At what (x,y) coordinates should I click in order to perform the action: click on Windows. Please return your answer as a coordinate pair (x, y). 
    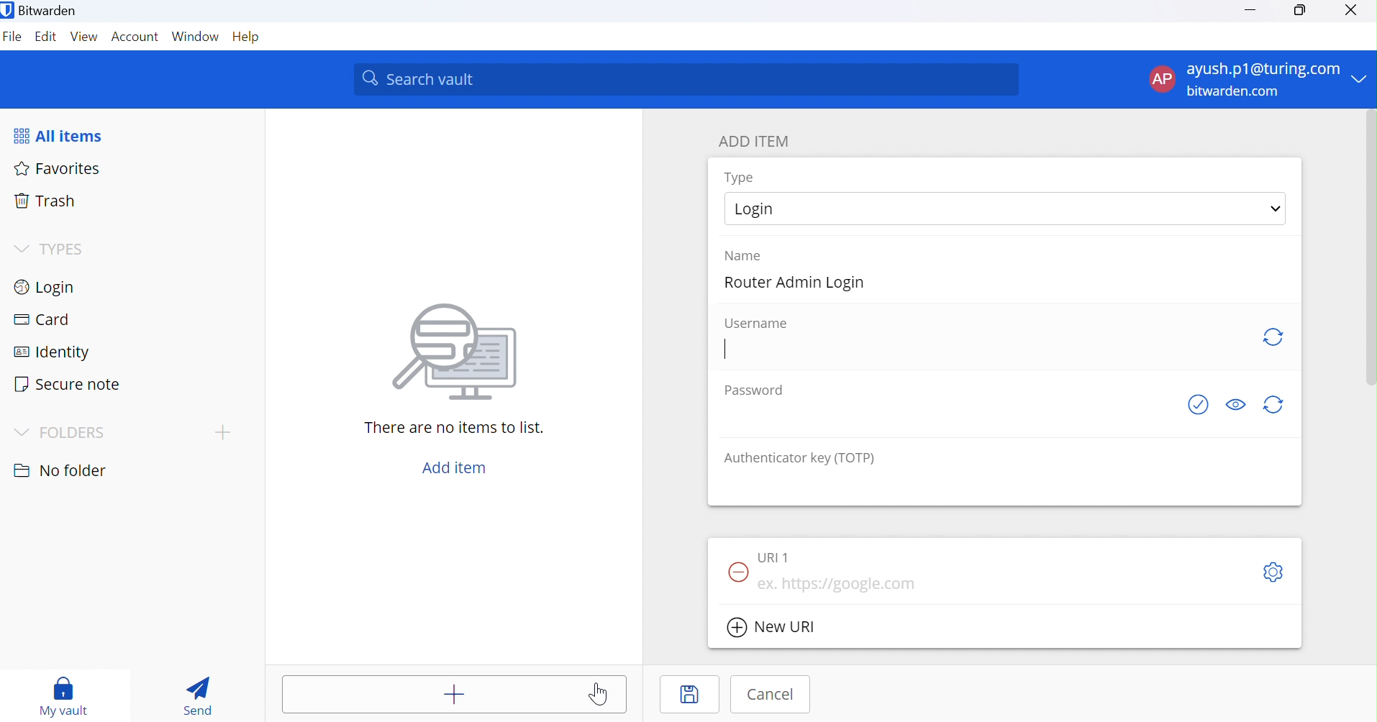
    Looking at the image, I should click on (196, 39).